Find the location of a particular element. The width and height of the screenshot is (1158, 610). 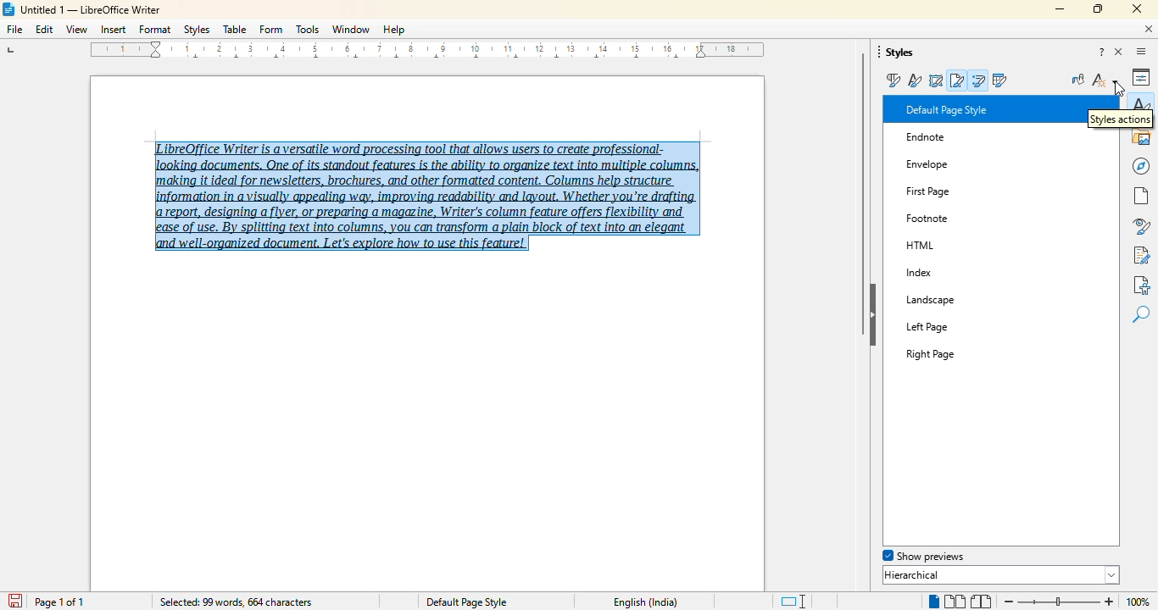

single page view is located at coordinates (930, 602).